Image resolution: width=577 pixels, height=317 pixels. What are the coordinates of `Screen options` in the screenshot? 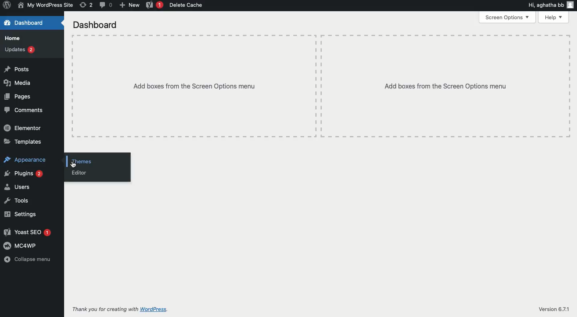 It's located at (509, 18).